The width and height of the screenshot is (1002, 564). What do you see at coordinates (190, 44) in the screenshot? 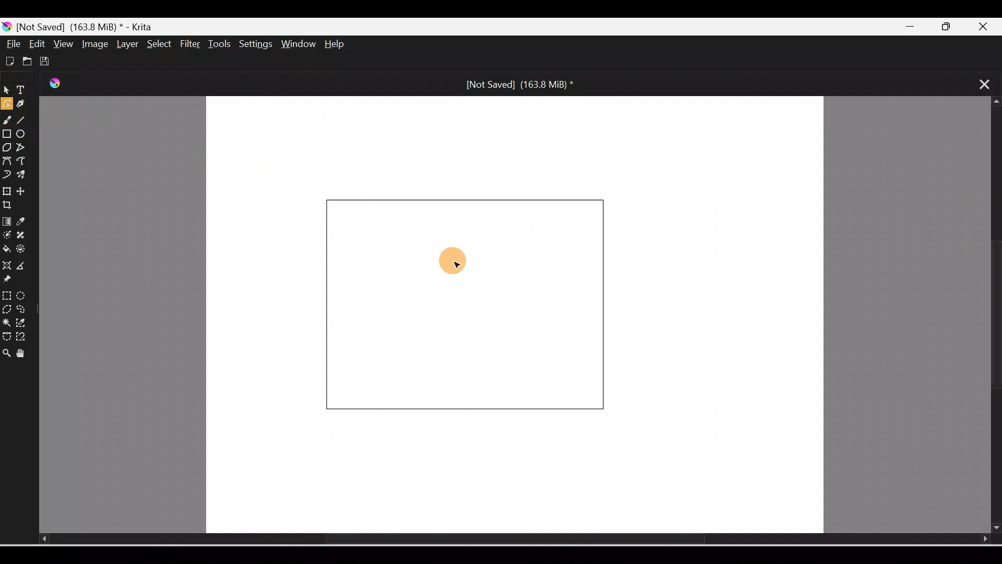
I see `Filter` at bounding box center [190, 44].